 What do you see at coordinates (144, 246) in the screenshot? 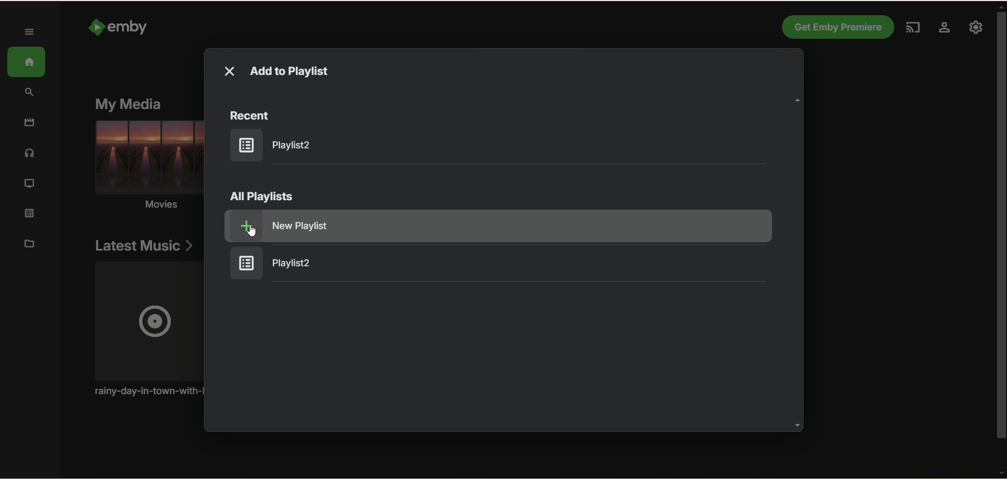
I see `latest music` at bounding box center [144, 246].